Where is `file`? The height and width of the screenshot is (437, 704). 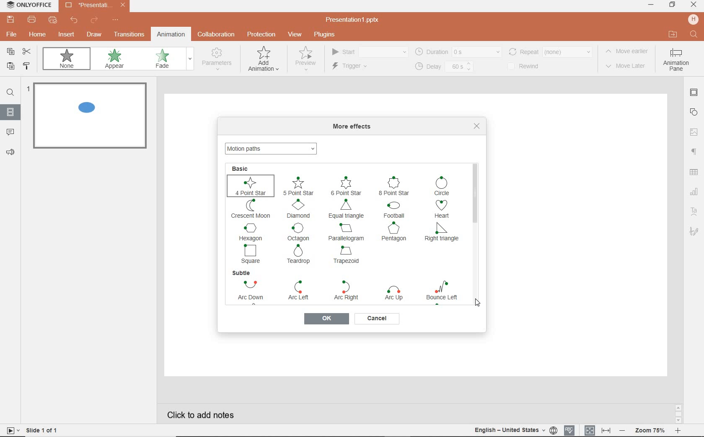
file is located at coordinates (10, 36).